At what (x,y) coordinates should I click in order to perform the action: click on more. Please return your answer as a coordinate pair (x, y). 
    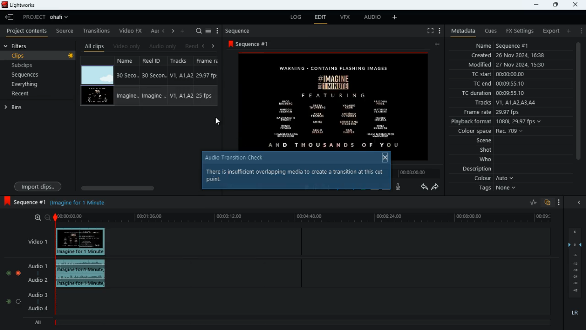
    Looking at the image, I should click on (581, 30).